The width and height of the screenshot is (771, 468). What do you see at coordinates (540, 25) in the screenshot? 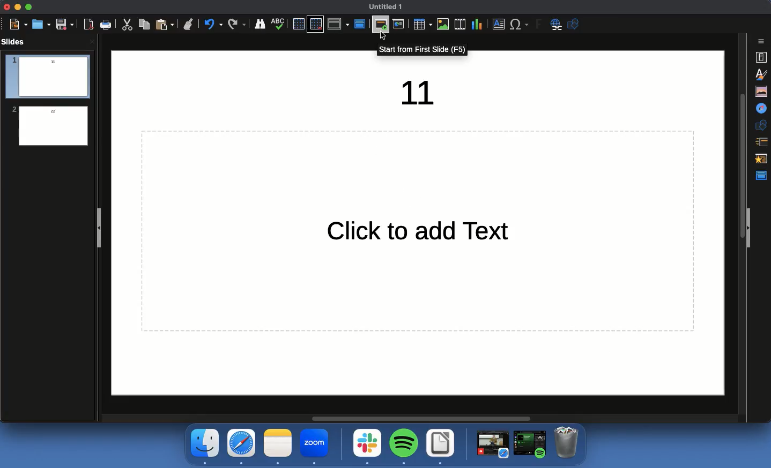
I see `Fontwork` at bounding box center [540, 25].